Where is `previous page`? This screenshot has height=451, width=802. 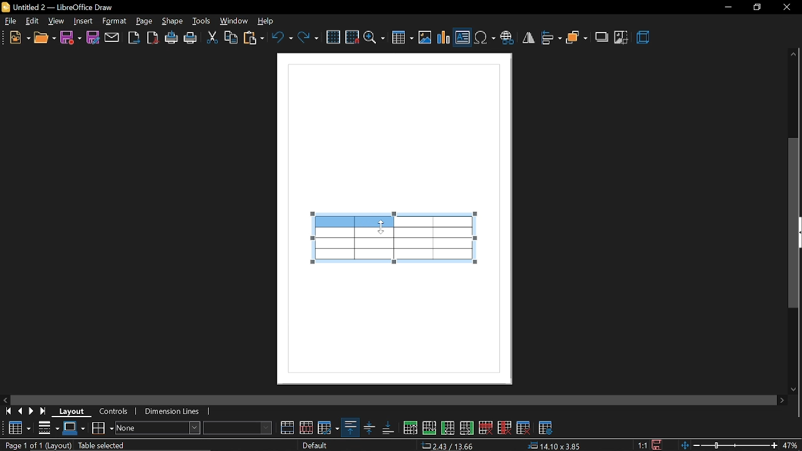 previous page is located at coordinates (20, 412).